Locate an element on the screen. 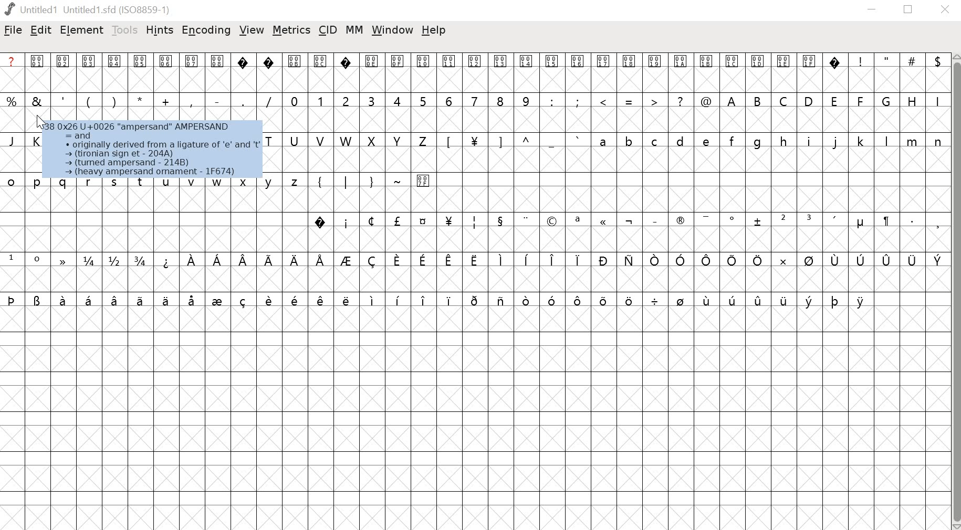 The image size is (961, 530). 0018 is located at coordinates (630, 73).